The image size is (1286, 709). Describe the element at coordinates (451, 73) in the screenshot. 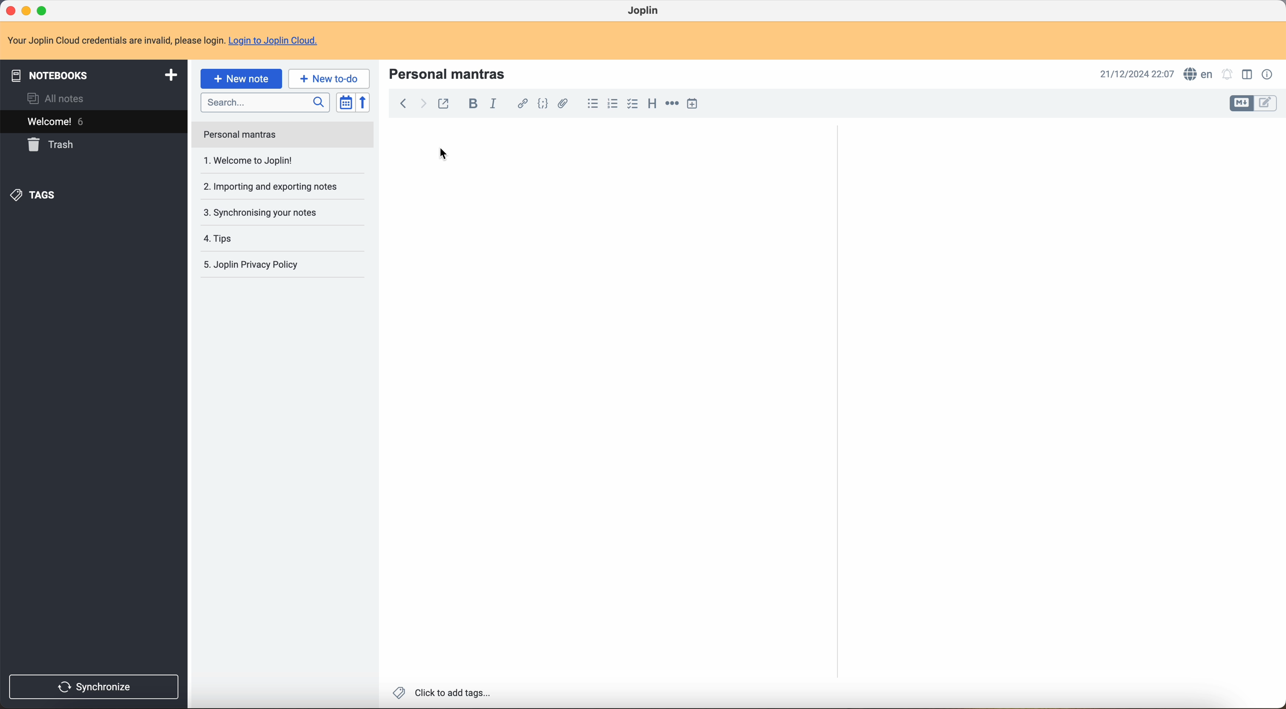

I see `personal mantras title` at that location.